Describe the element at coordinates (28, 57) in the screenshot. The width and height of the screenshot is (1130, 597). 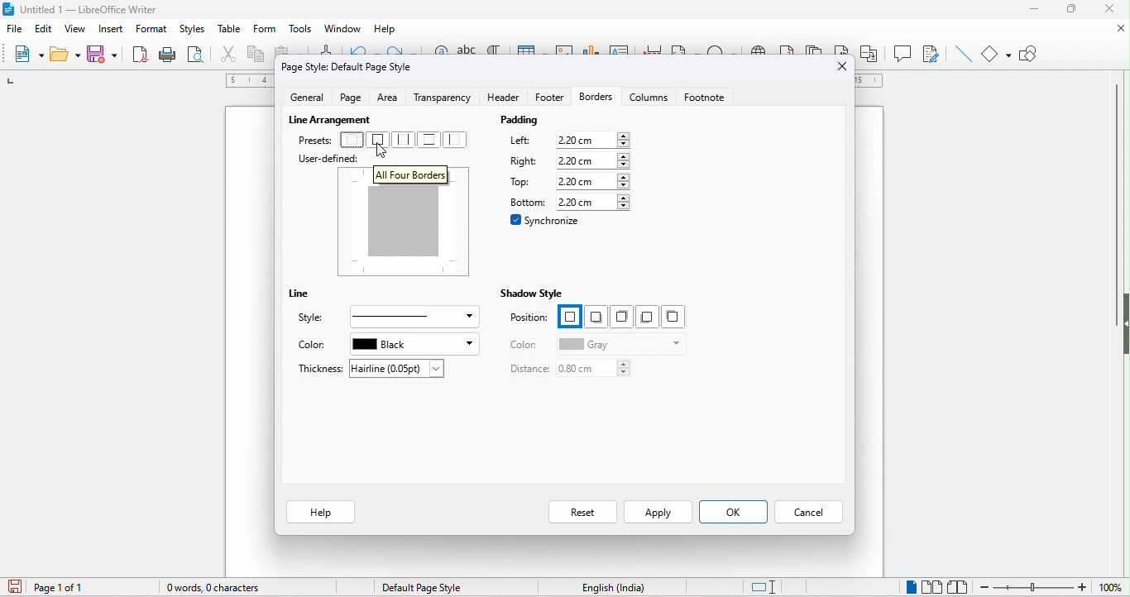
I see `new` at that location.